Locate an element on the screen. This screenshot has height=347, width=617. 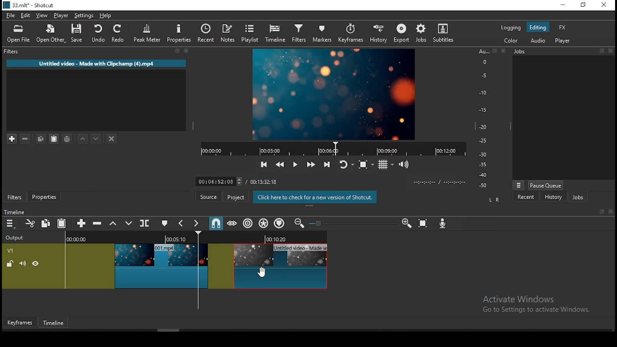
toggle player looping is located at coordinates (346, 165).